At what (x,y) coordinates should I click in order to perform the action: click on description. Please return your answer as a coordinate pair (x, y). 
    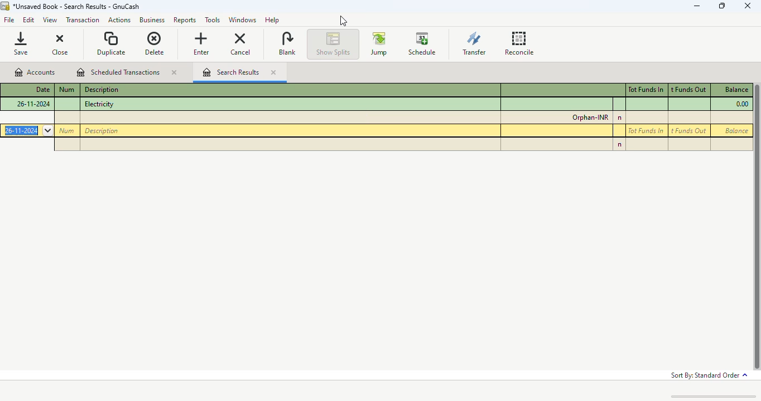
    Looking at the image, I should click on (102, 90).